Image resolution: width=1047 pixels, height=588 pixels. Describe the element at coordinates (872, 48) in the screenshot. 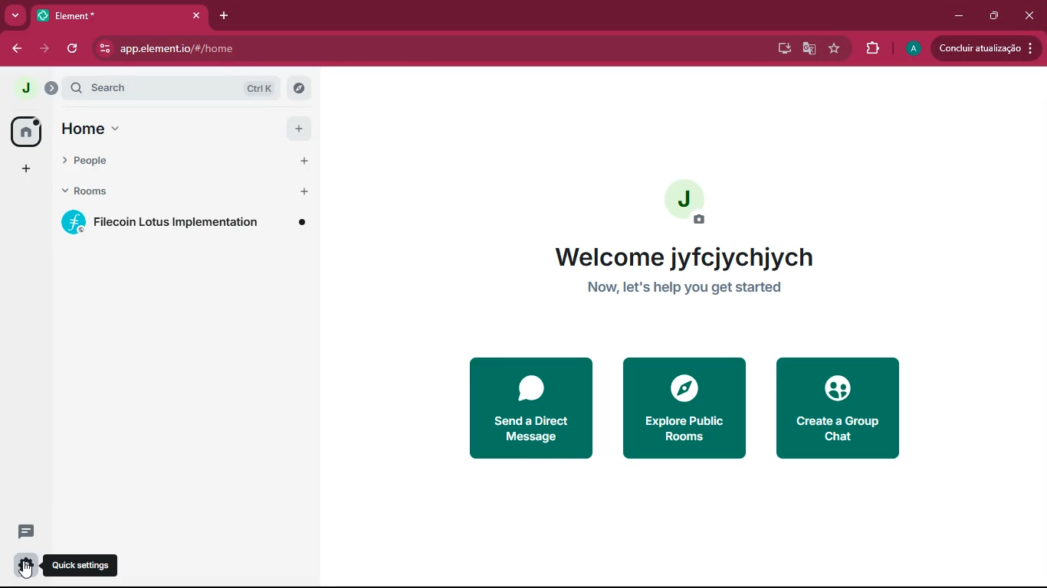

I see `extensions` at that location.